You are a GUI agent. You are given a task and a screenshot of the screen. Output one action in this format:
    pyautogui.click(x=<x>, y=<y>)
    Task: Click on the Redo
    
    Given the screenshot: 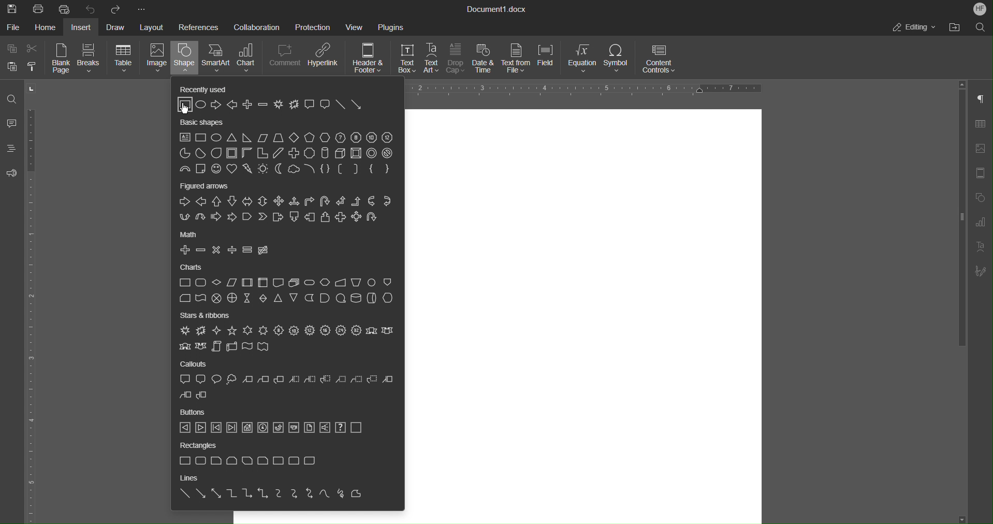 What is the action you would take?
    pyautogui.click(x=116, y=8)
    